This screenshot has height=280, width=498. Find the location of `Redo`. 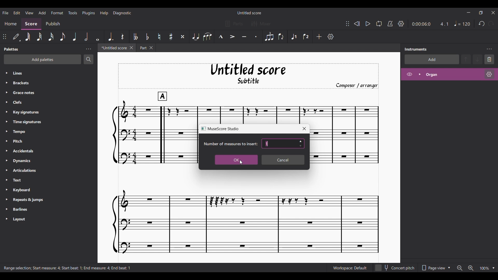

Redo is located at coordinates (491, 24).